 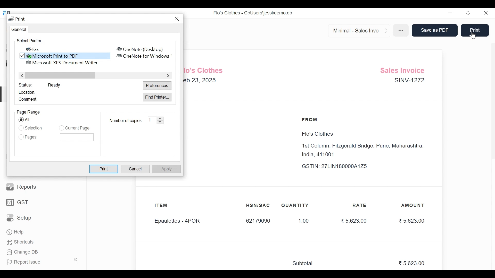 What do you see at coordinates (17, 19) in the screenshot?
I see `Print` at bounding box center [17, 19].